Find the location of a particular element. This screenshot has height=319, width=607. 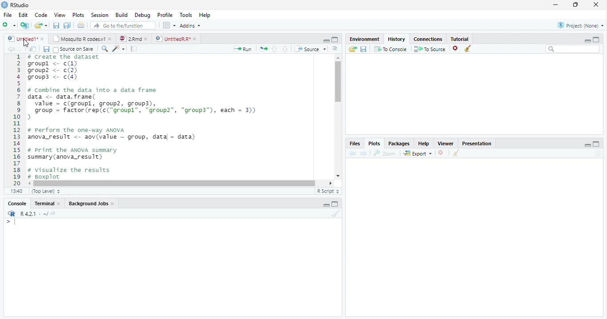

Addins is located at coordinates (191, 26).